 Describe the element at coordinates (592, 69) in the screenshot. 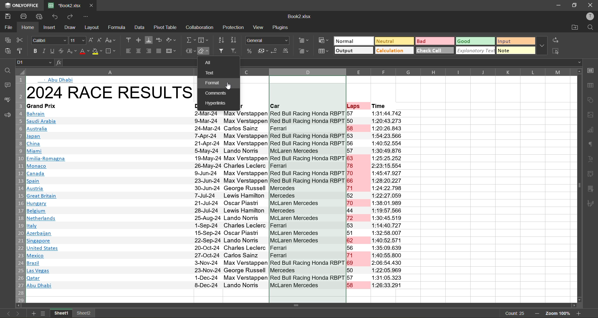

I see `call settings` at that location.